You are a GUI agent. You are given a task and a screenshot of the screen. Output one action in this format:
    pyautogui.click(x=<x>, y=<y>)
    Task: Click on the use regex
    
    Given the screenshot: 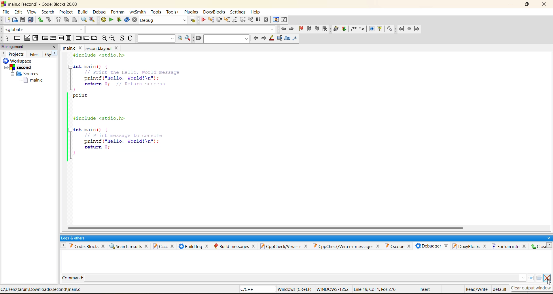 What is the action you would take?
    pyautogui.click(x=296, y=40)
    